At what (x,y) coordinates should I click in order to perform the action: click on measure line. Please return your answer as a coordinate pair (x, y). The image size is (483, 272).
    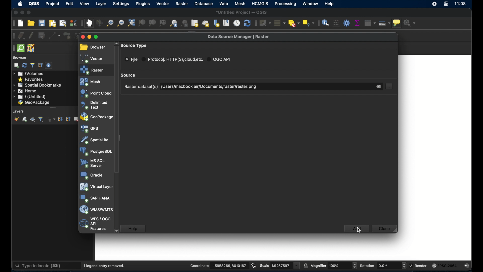
    Looking at the image, I should click on (385, 24).